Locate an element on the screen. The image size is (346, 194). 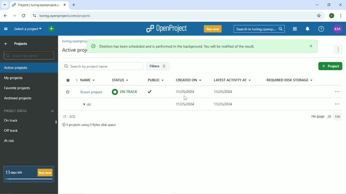
Name is located at coordinates (86, 80).